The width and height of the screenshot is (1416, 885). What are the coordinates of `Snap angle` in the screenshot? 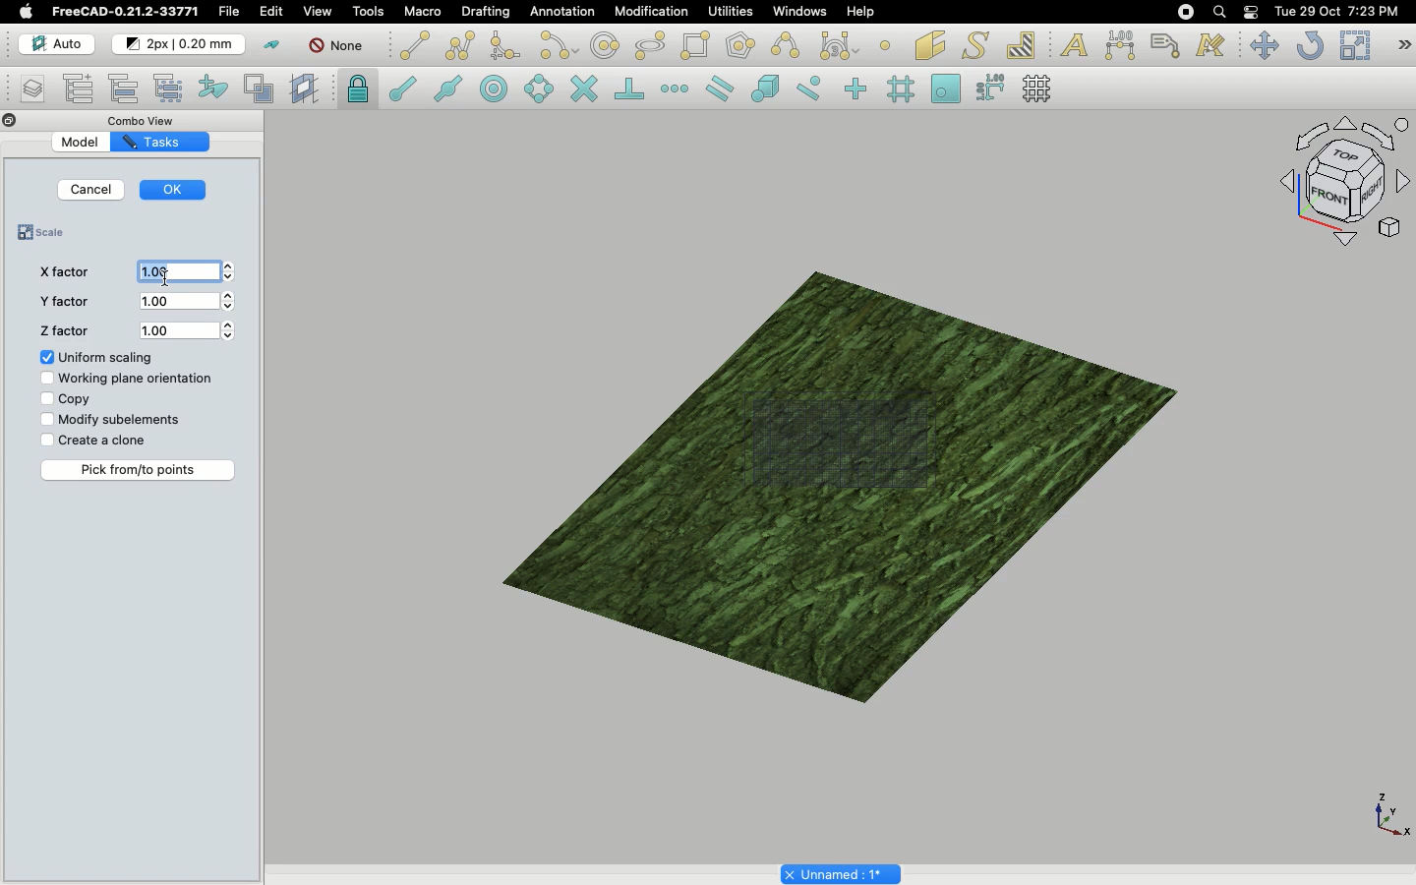 It's located at (534, 88).